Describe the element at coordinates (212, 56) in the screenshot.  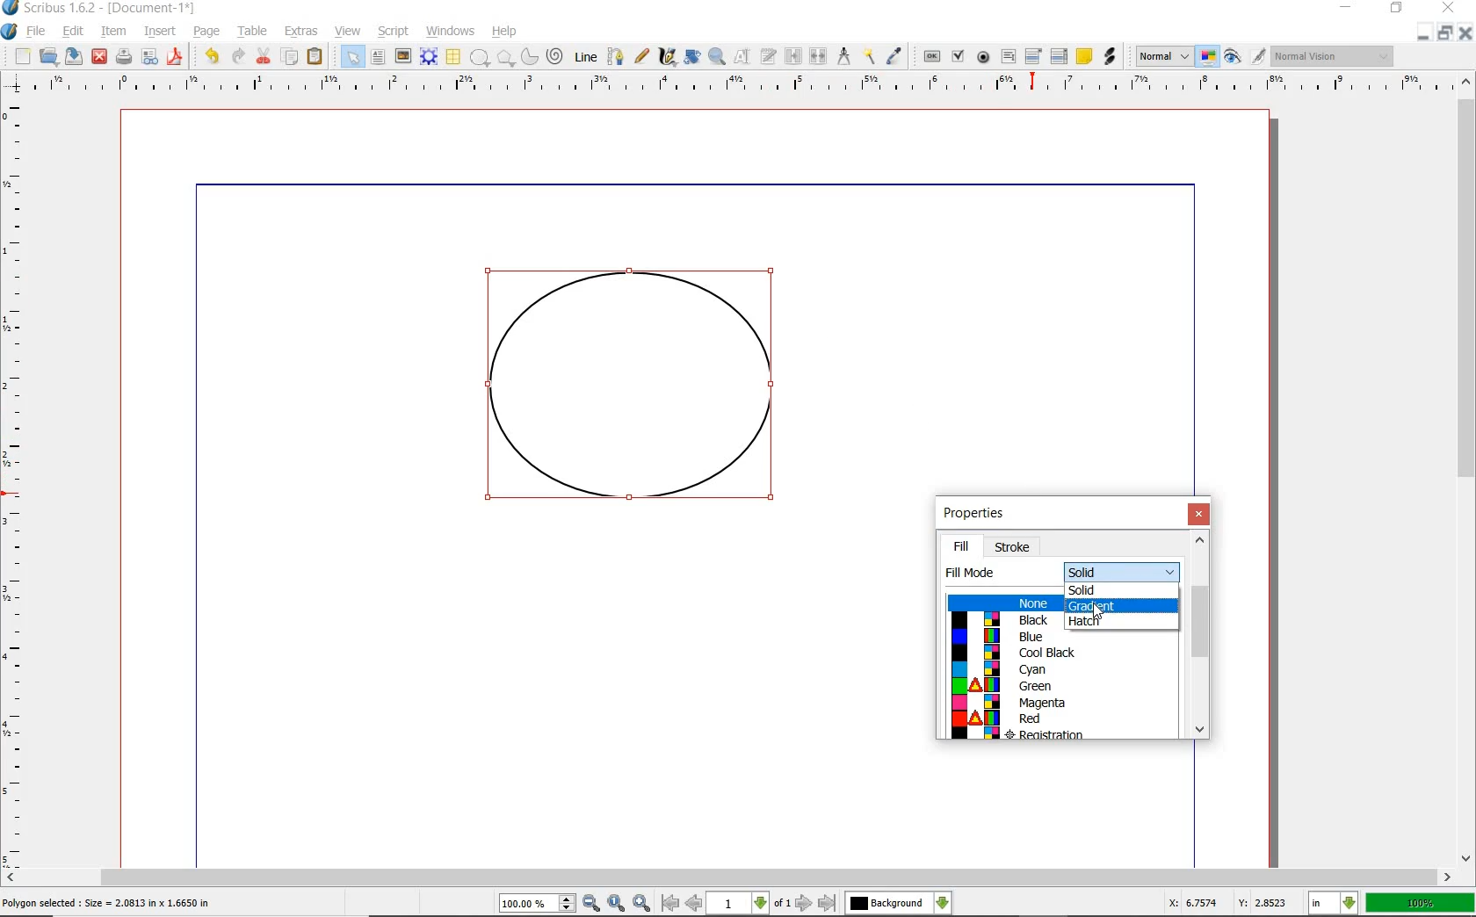
I see `UNDO` at that location.